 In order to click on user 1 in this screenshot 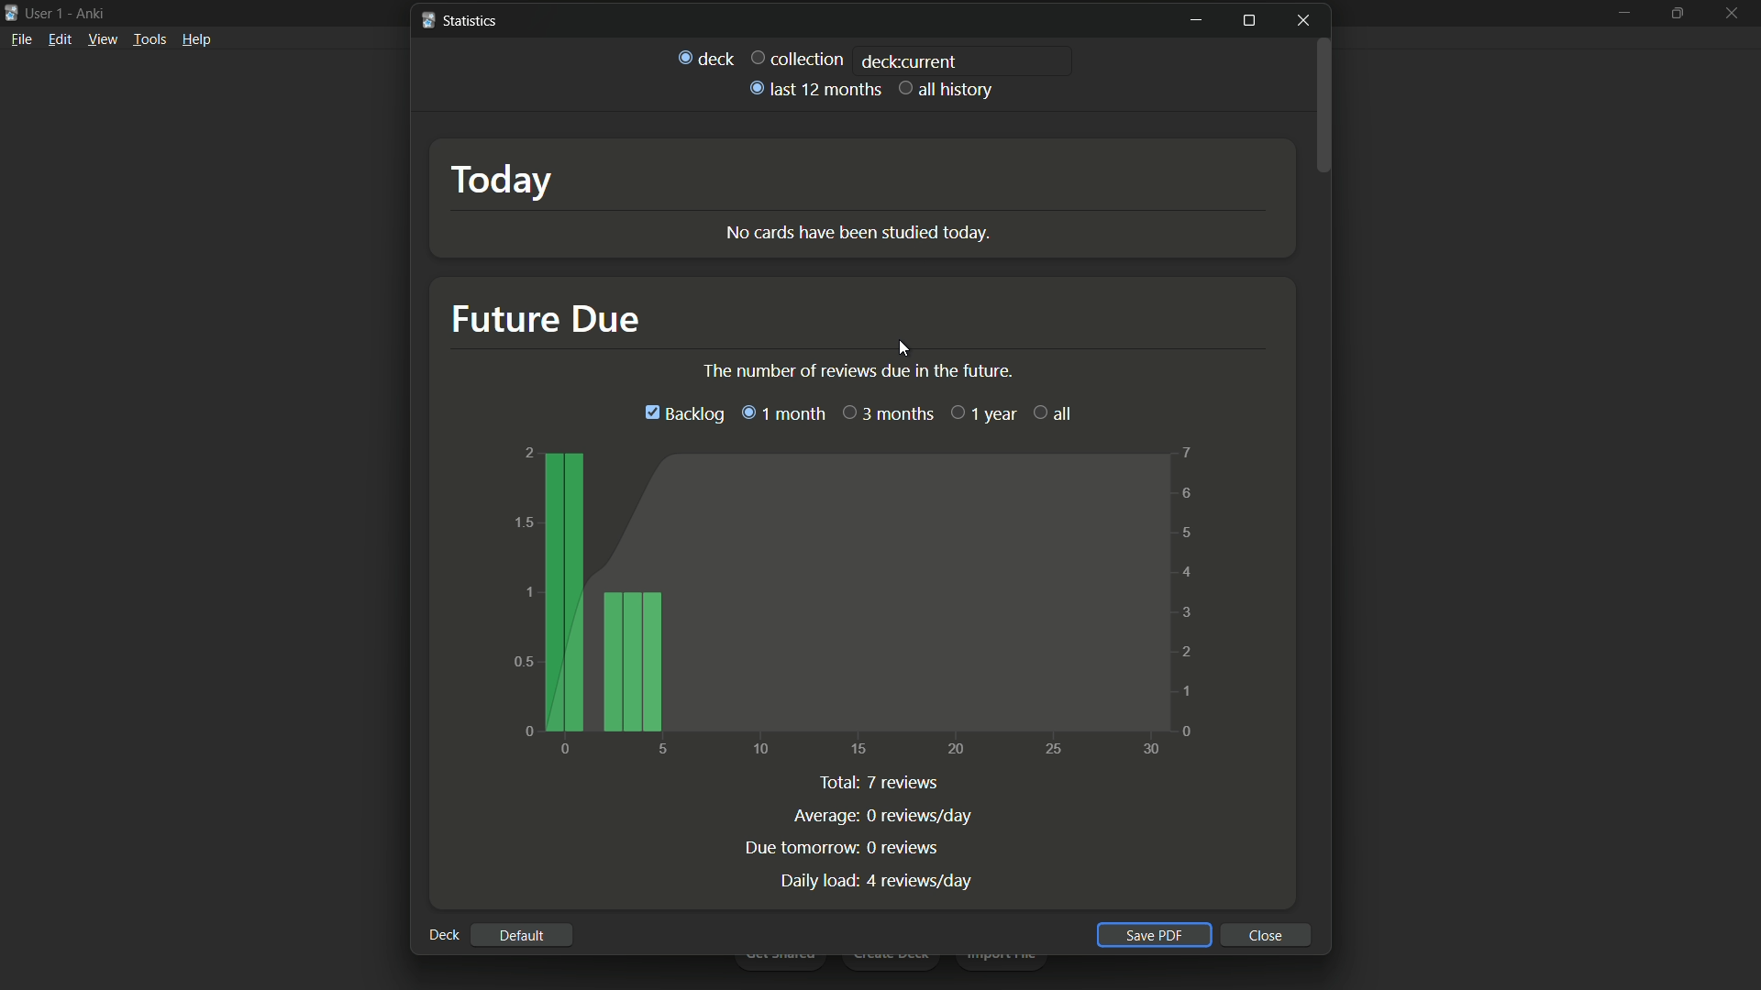, I will do `click(45, 13)`.